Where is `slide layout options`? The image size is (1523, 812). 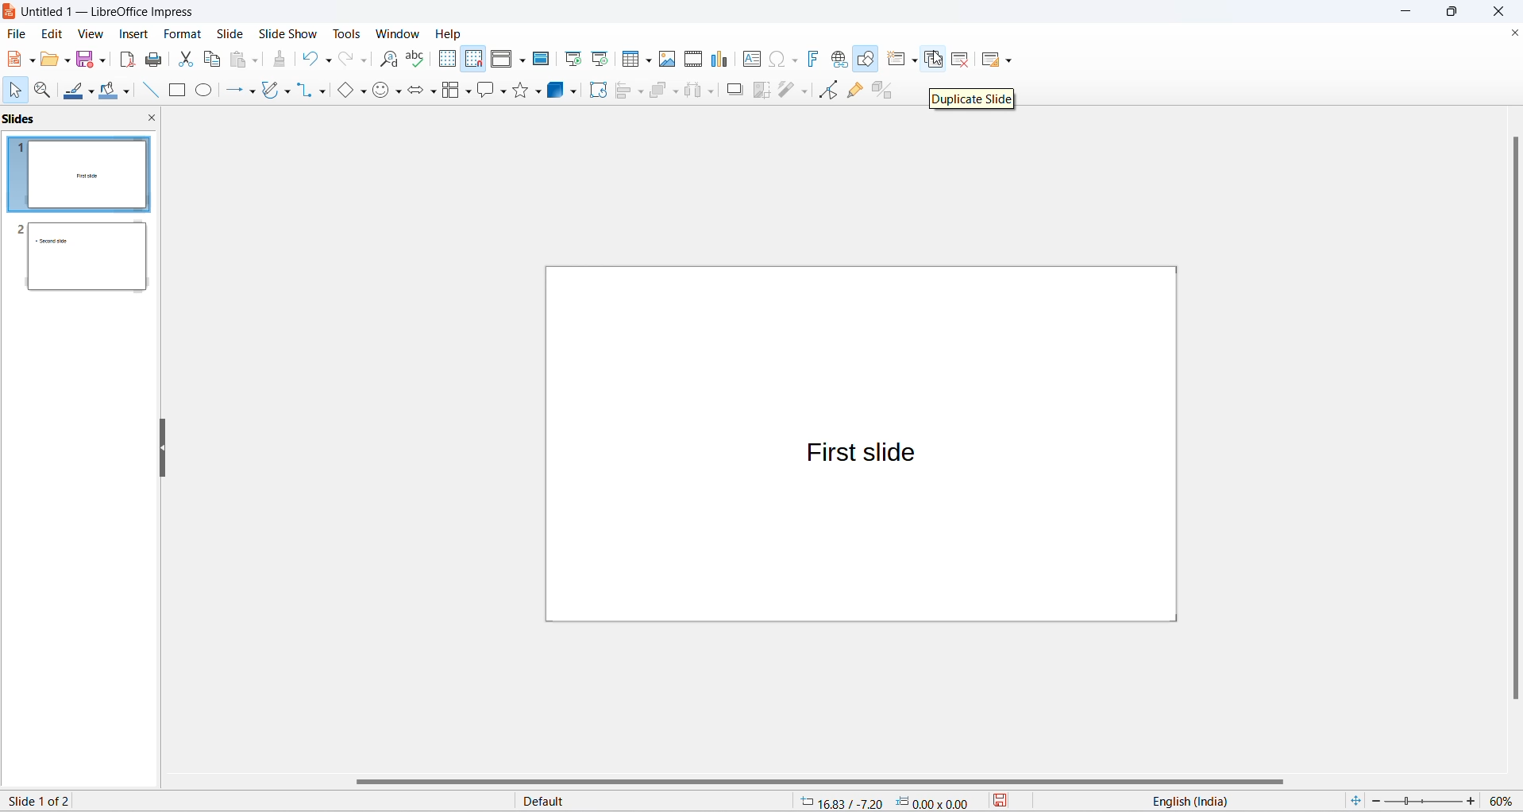
slide layout options is located at coordinates (1008, 59).